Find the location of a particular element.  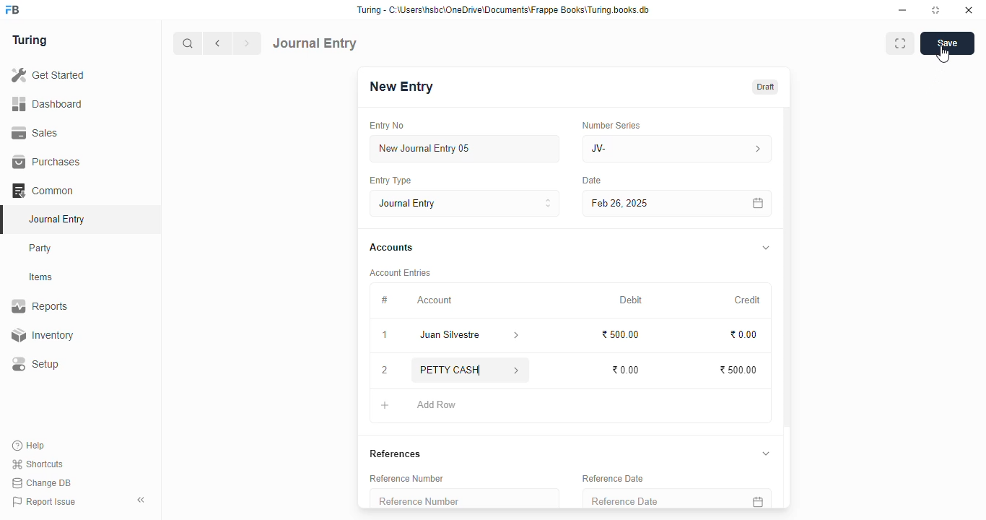

toggle maximize is located at coordinates (935, 10).